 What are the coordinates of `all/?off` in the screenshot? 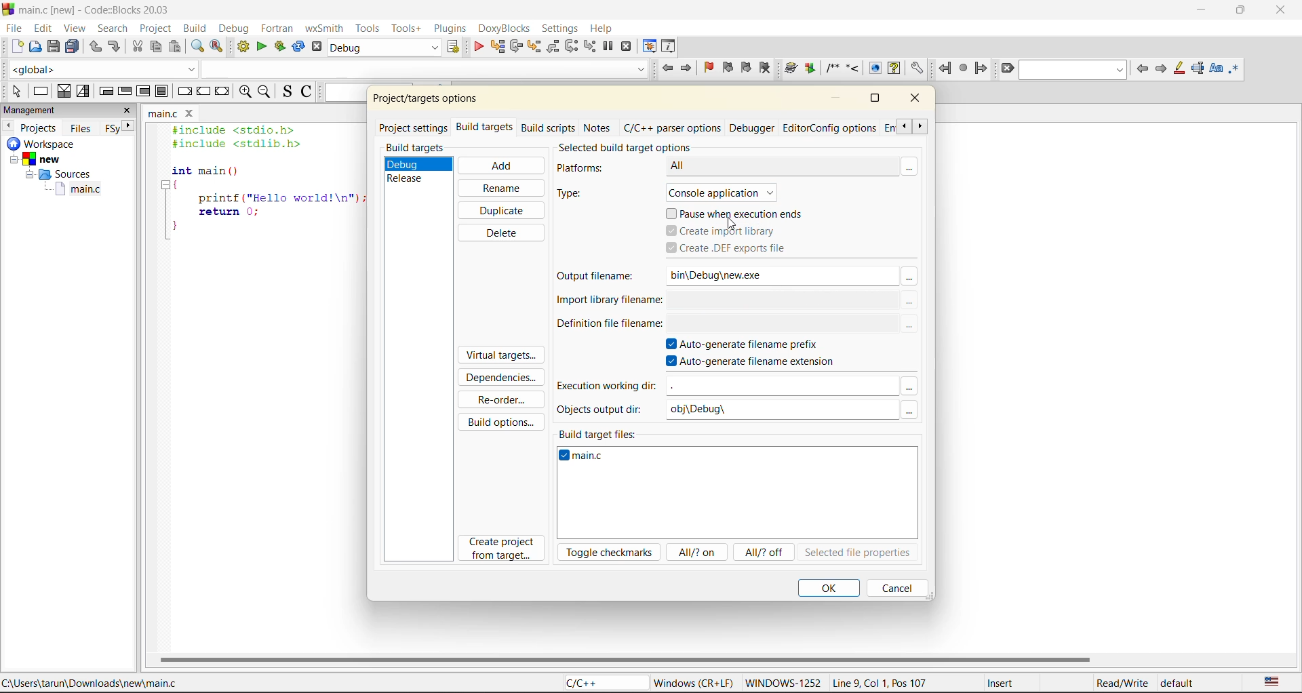 It's located at (766, 553).